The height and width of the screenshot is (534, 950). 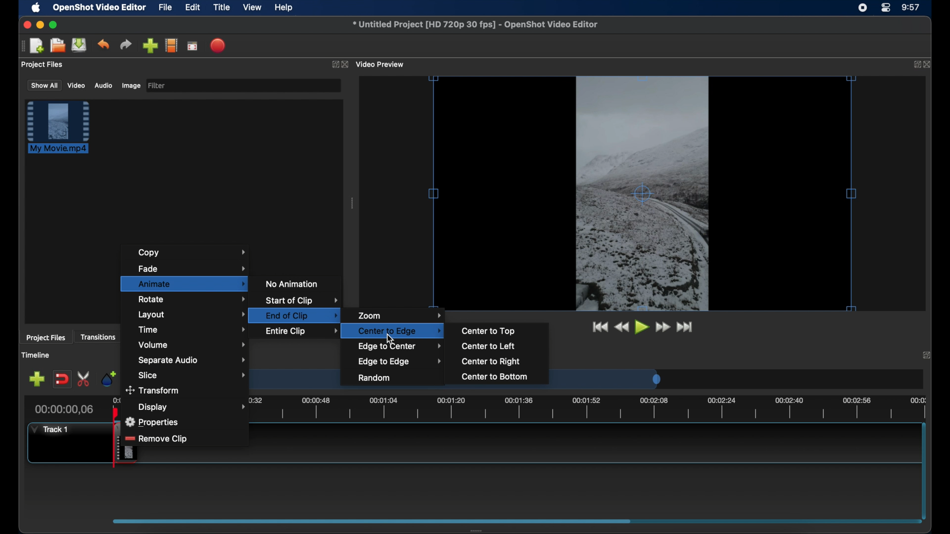 What do you see at coordinates (131, 87) in the screenshot?
I see `image` at bounding box center [131, 87].